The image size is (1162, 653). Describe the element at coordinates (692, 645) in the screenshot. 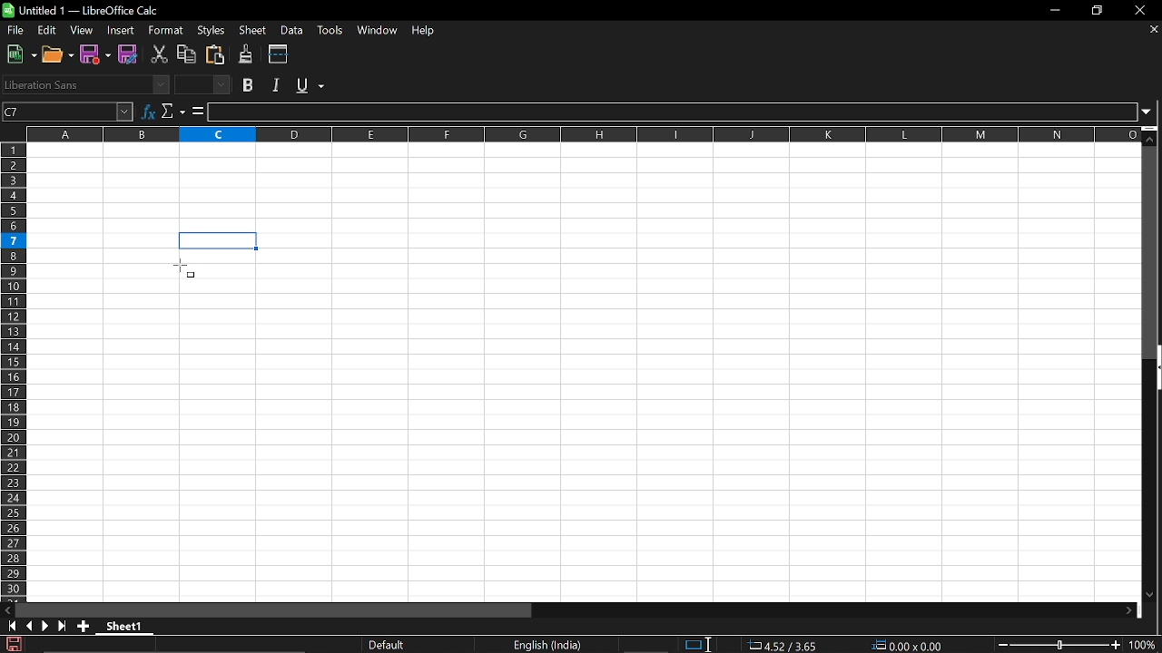

I see `Selection ` at that location.